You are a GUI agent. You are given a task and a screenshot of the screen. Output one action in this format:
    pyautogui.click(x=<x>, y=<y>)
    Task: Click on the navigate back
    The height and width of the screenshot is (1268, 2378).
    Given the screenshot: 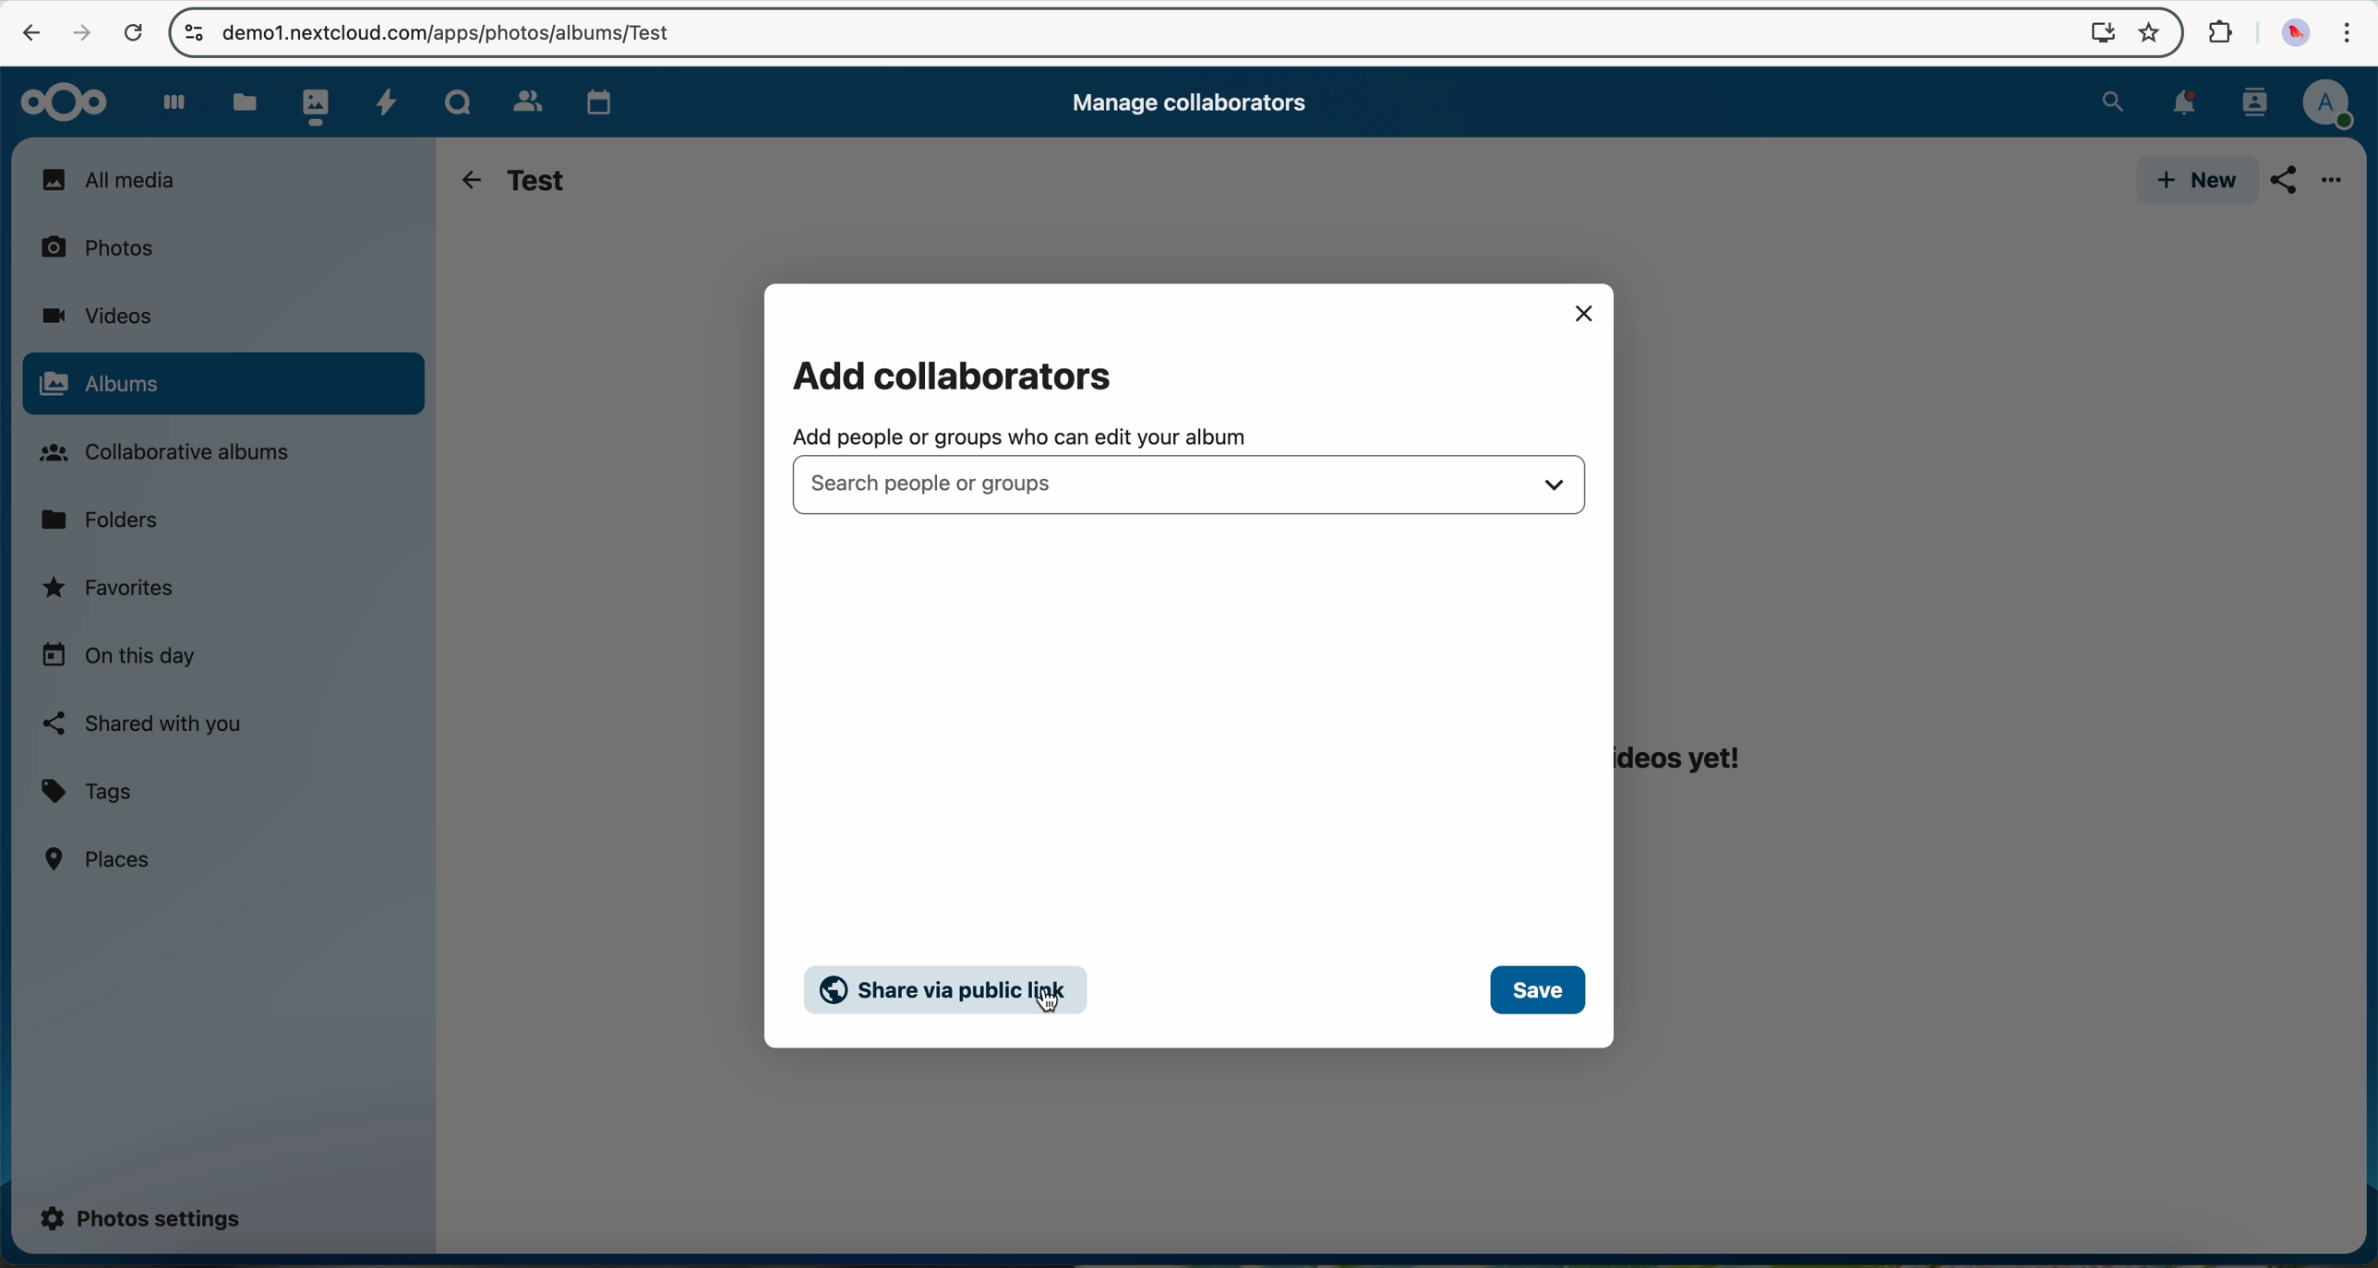 What is the action you would take?
    pyautogui.click(x=24, y=30)
    